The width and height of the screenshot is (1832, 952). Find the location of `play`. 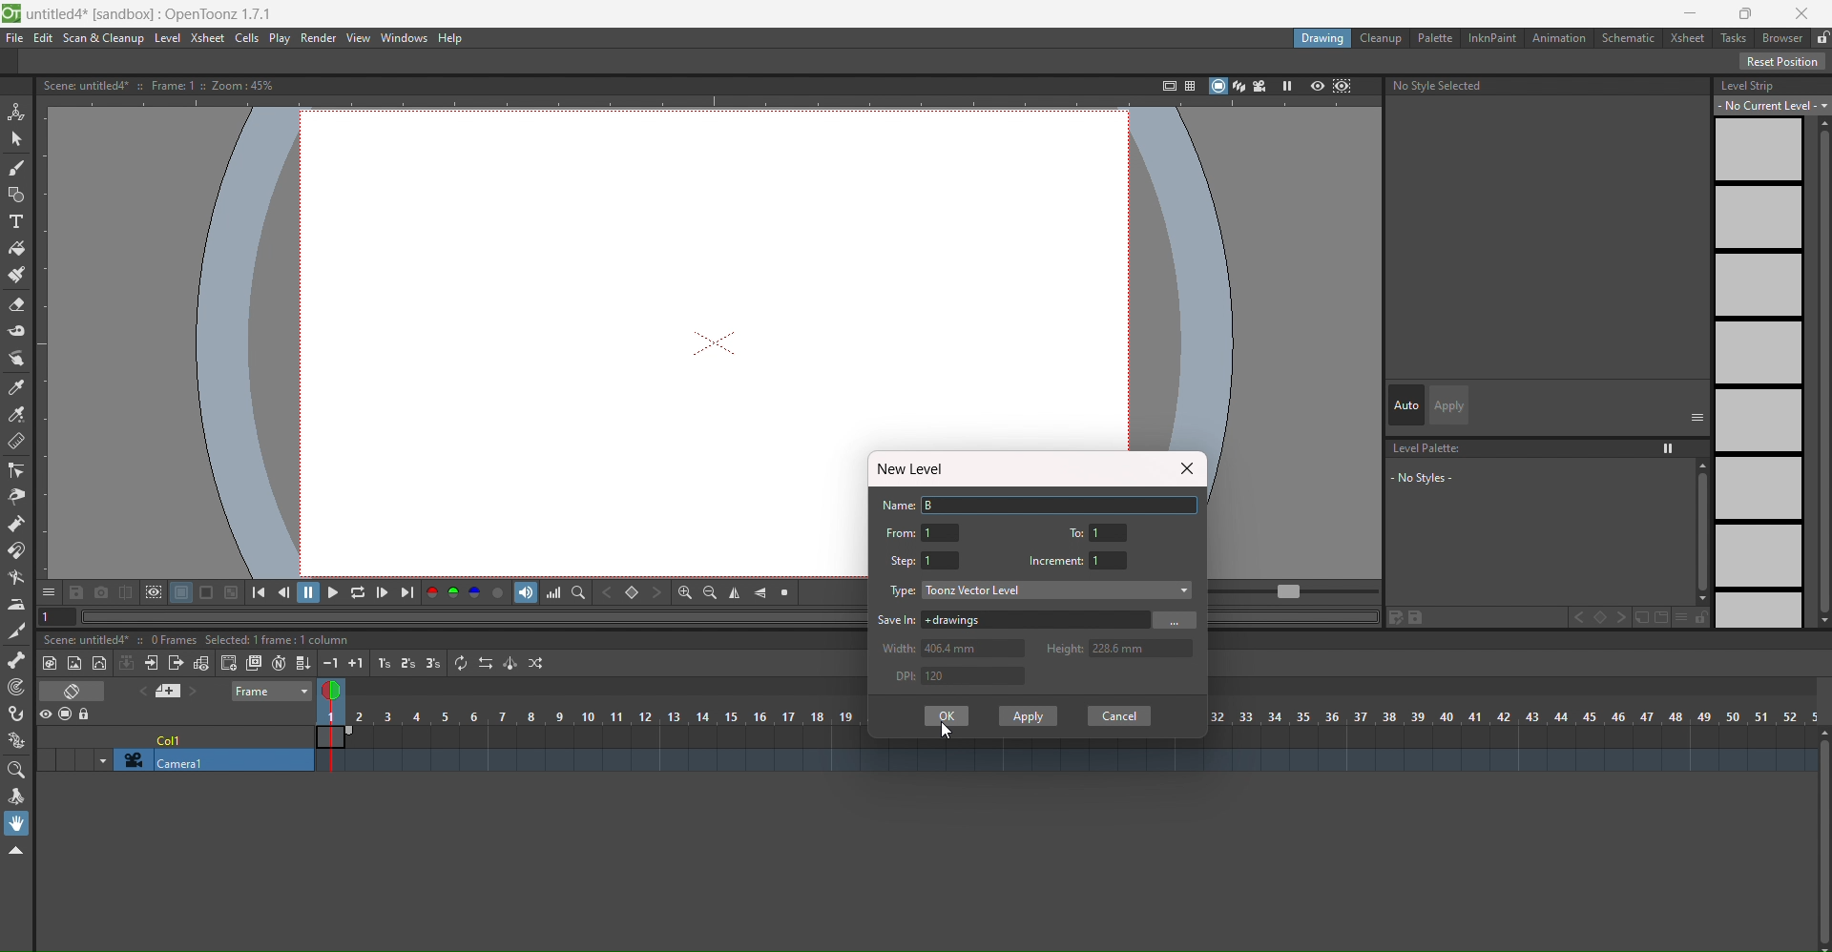

play is located at coordinates (281, 39).